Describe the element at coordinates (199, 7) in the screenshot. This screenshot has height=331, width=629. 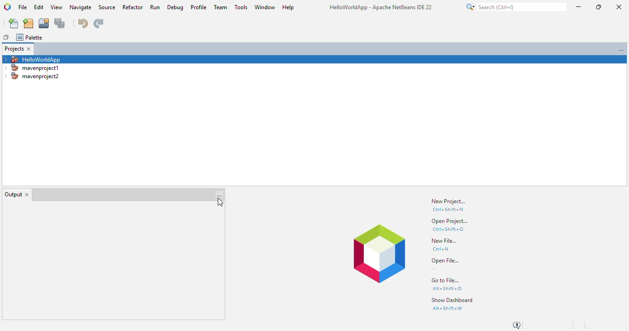
I see `profile` at that location.